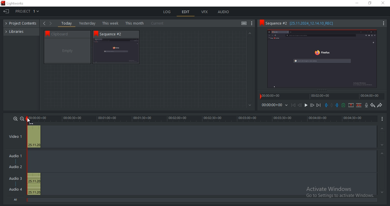 The image size is (390, 206). I want to click on redo, so click(379, 105).